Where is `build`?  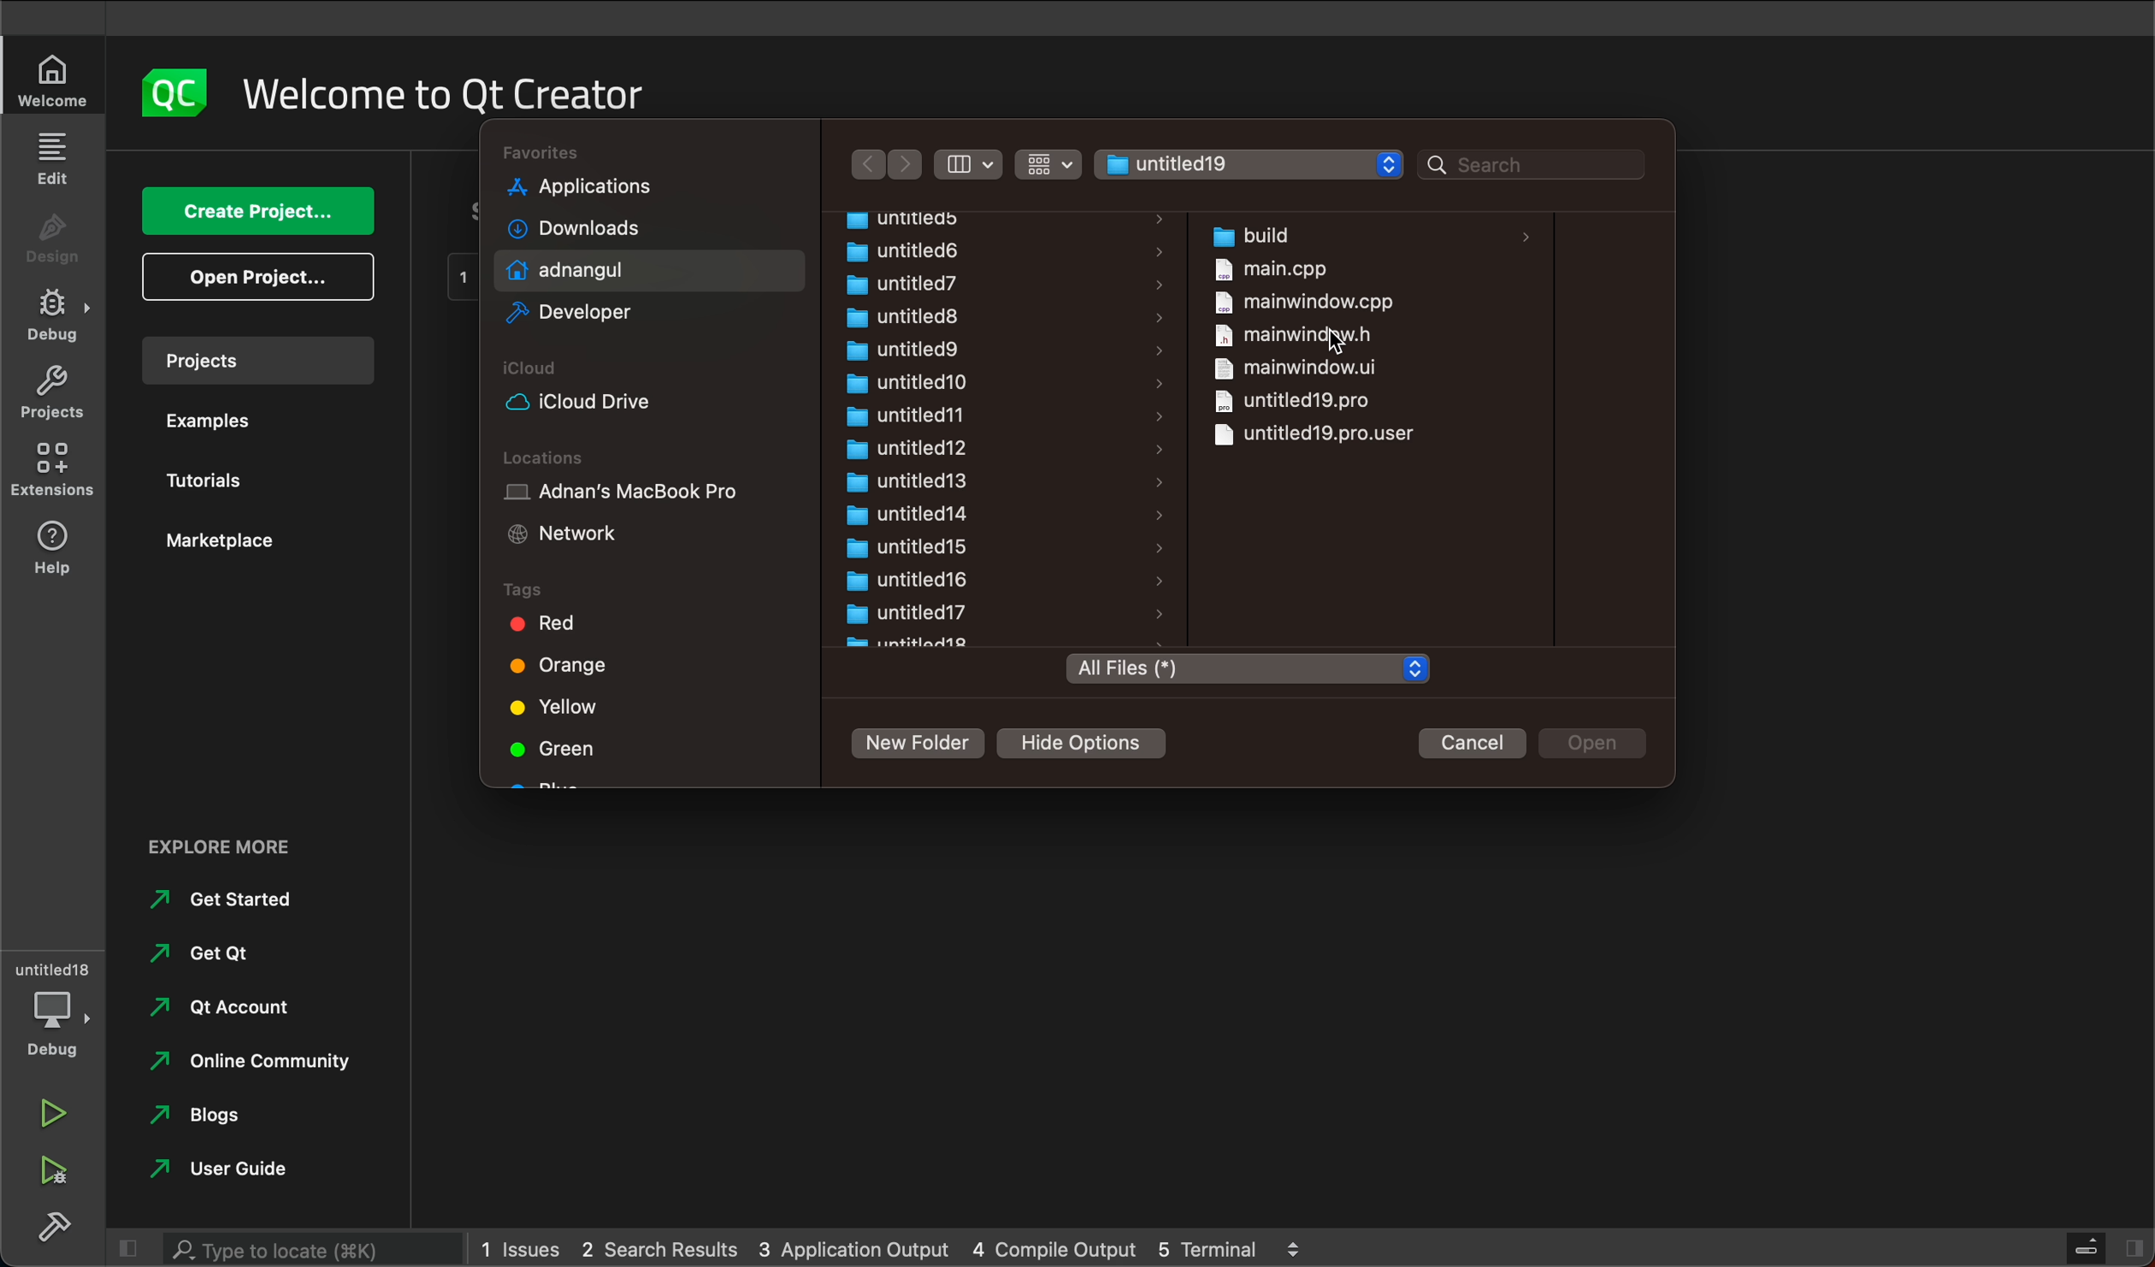
build is located at coordinates (60, 1230).